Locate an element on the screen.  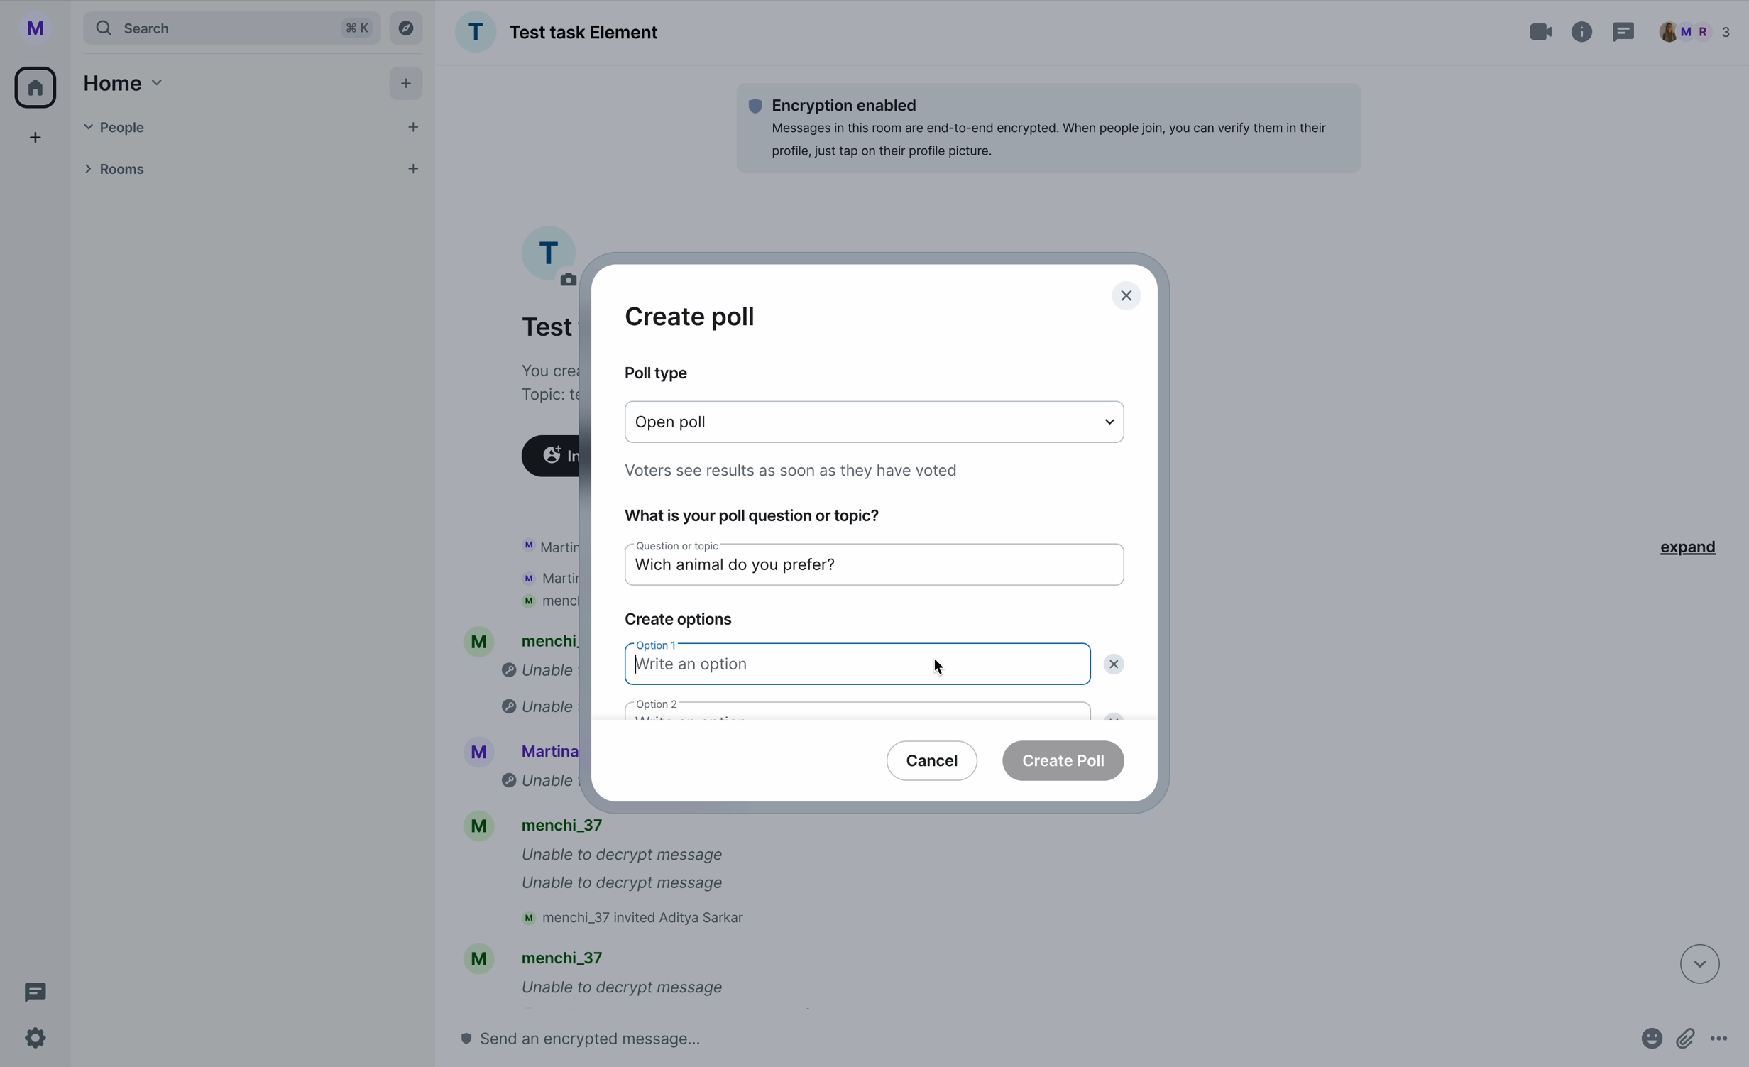
M menchi_37
Unable to decrypt message
Unable to decrypt message
M menchi_37 invited Aditya Sarkar is located at coordinates (614, 875).